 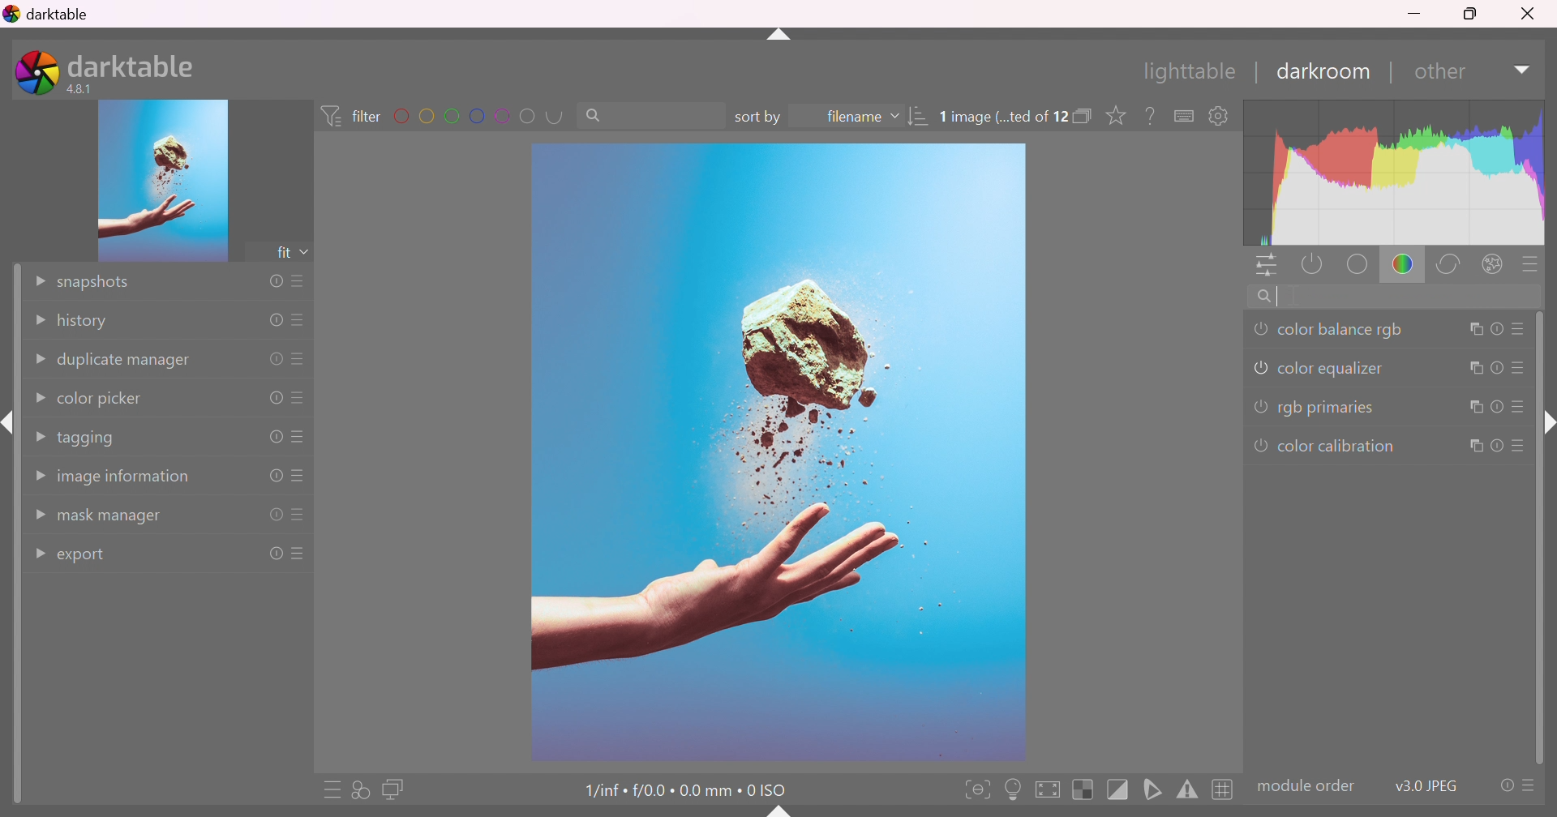 I want to click on display a second darkroom image window, so click(x=395, y=789).